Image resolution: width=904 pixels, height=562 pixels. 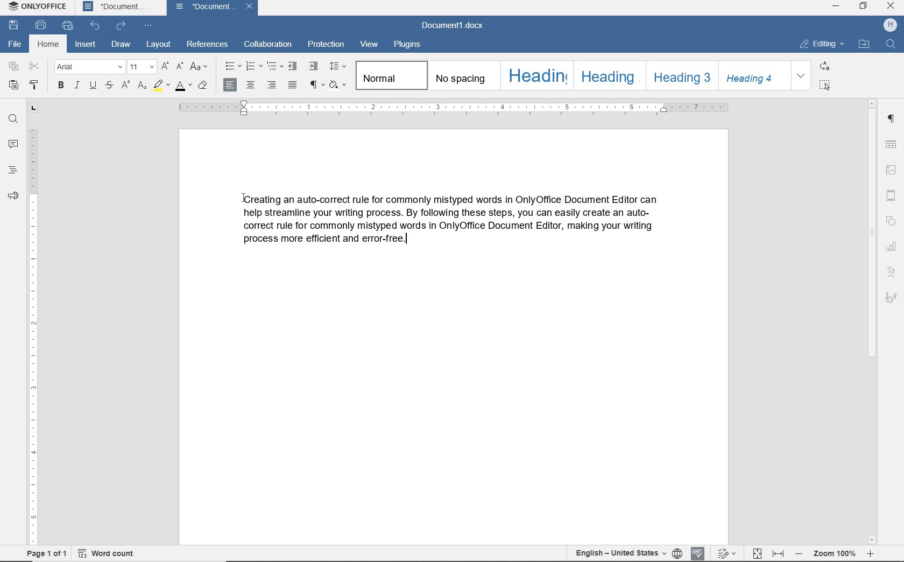 I want to click on feedback & support, so click(x=13, y=196).